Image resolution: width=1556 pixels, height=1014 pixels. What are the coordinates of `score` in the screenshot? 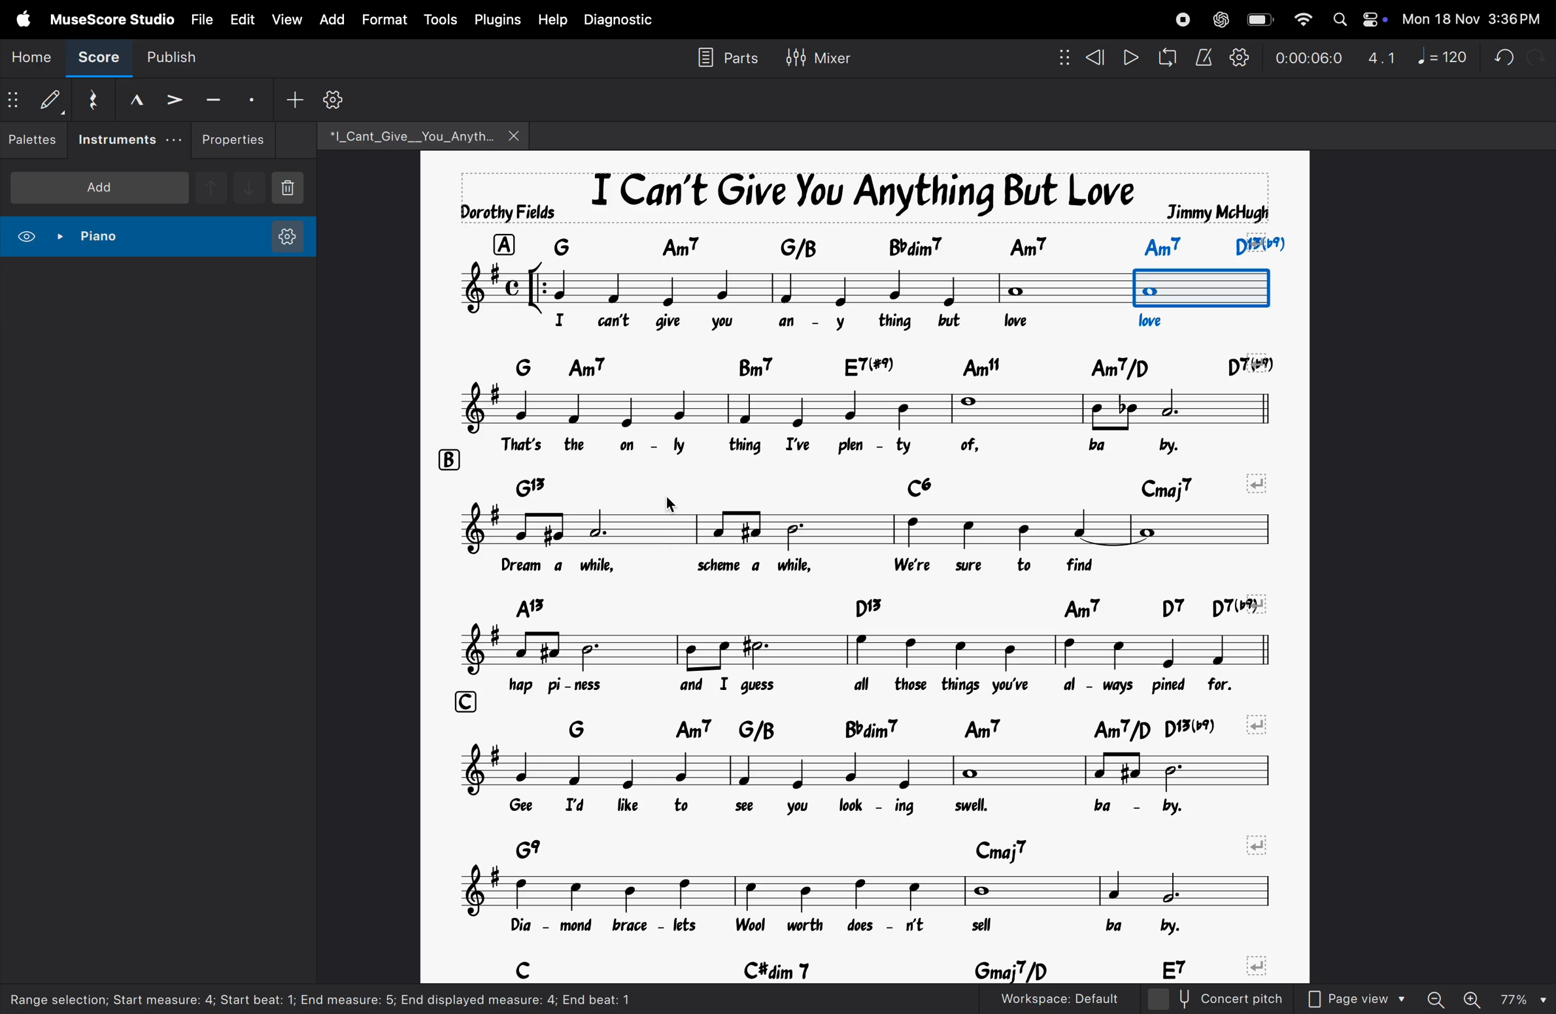 It's located at (93, 59).